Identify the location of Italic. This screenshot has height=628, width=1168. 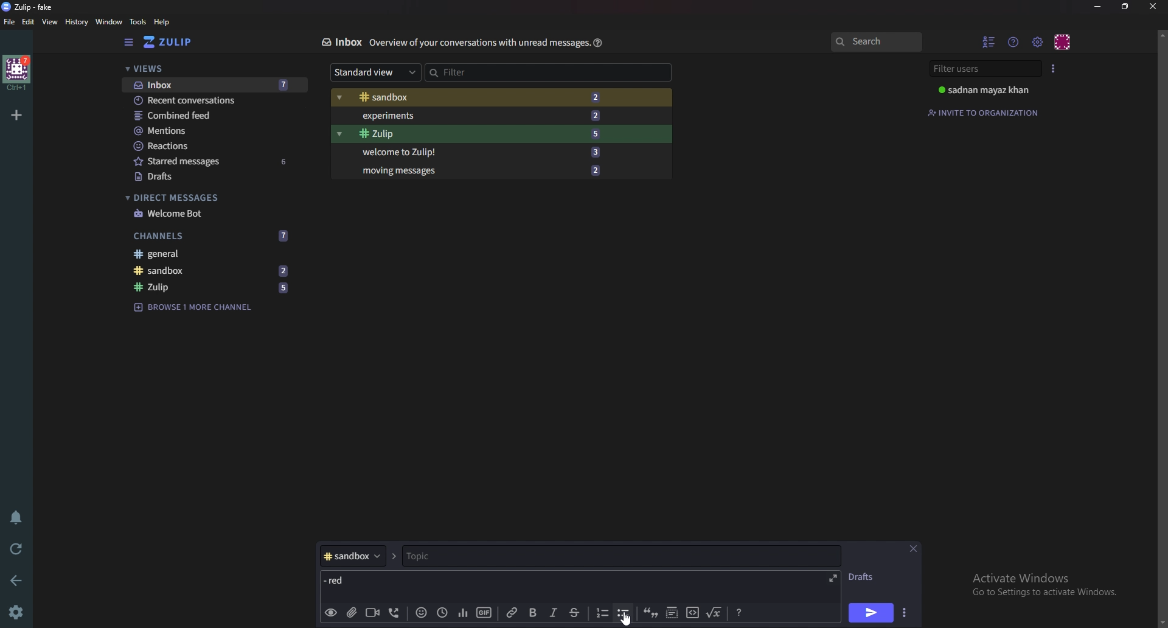
(554, 613).